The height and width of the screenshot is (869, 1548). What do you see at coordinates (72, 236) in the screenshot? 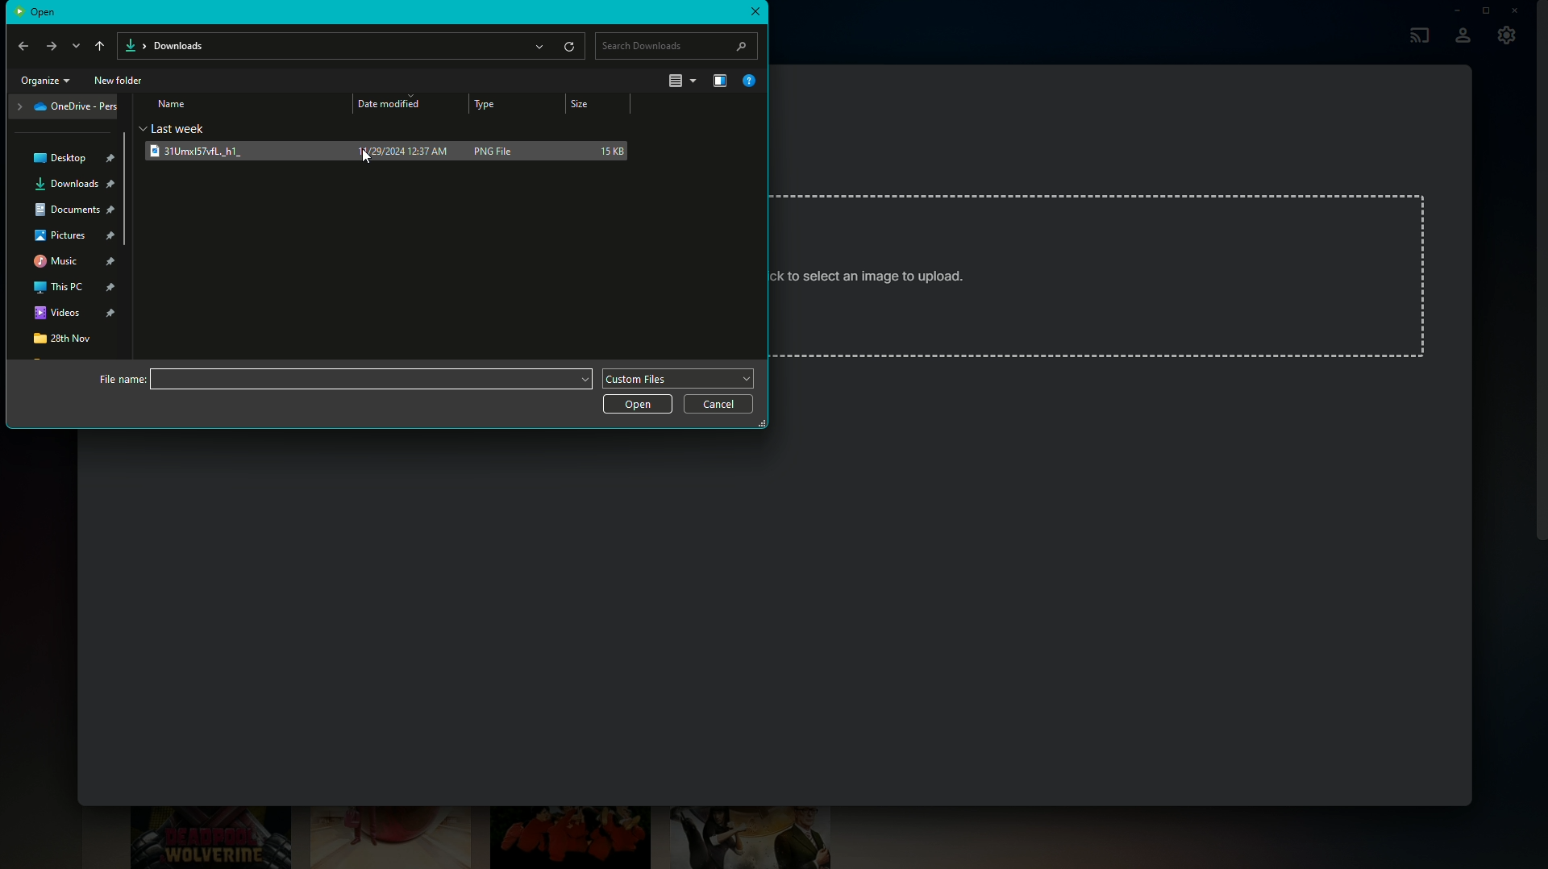
I see `Pictures` at bounding box center [72, 236].